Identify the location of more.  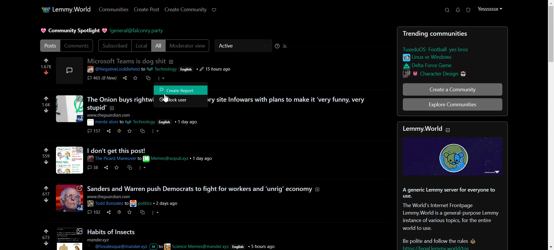
(143, 167).